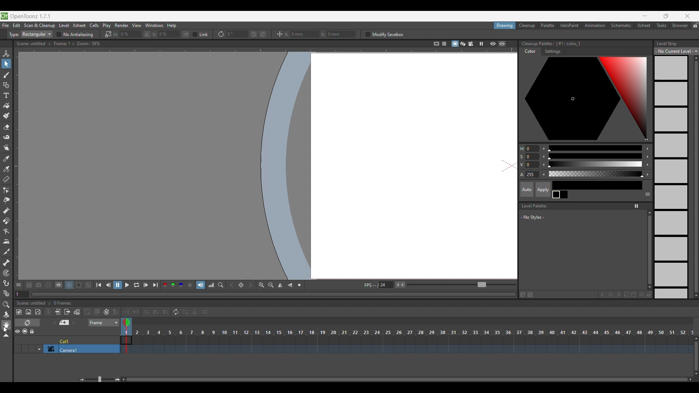  I want to click on Rotate selection right, so click(263, 34).